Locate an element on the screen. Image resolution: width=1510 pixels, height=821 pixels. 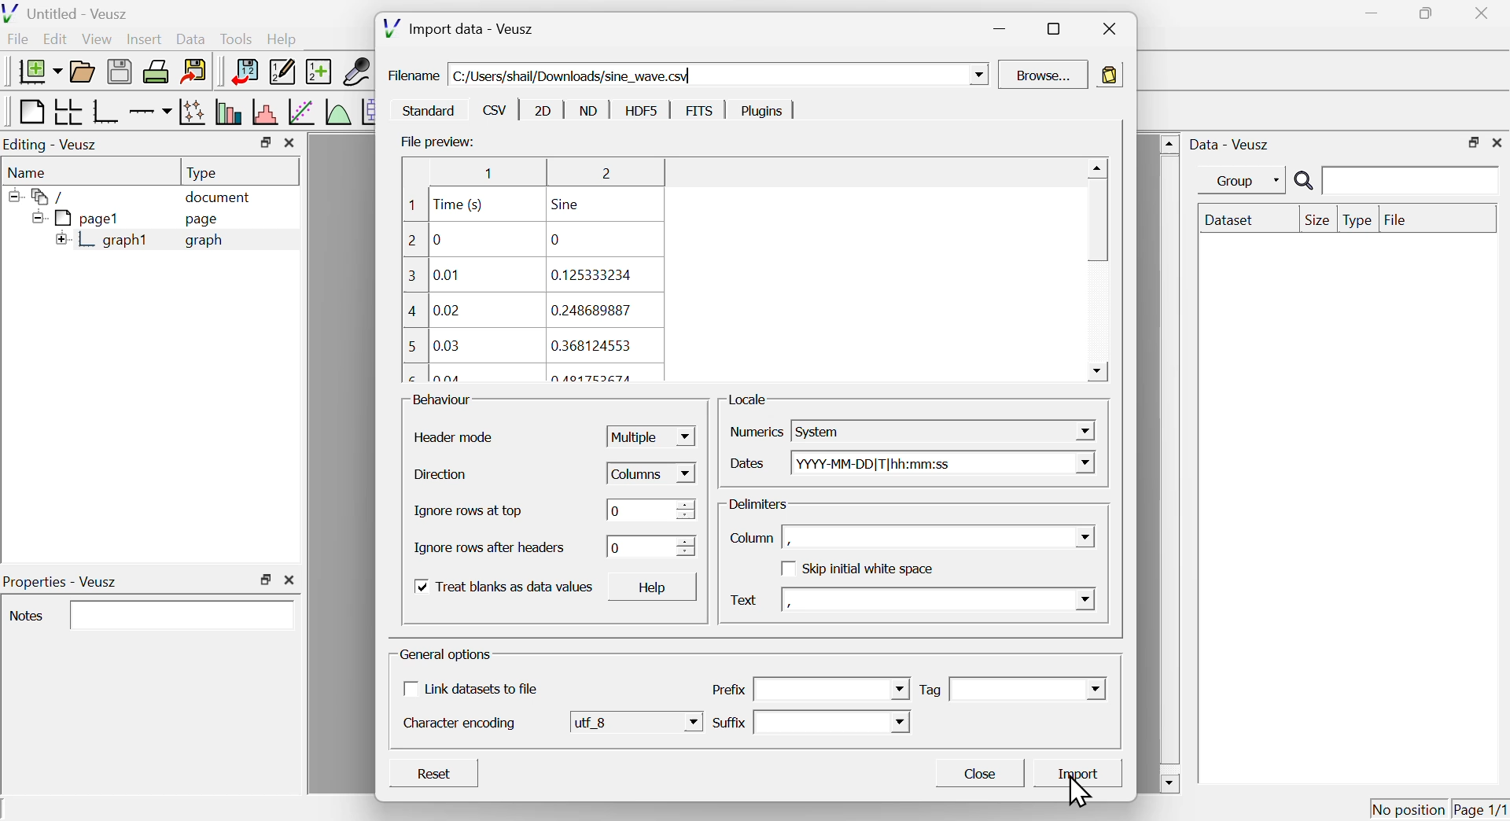
save the document is located at coordinates (120, 72).